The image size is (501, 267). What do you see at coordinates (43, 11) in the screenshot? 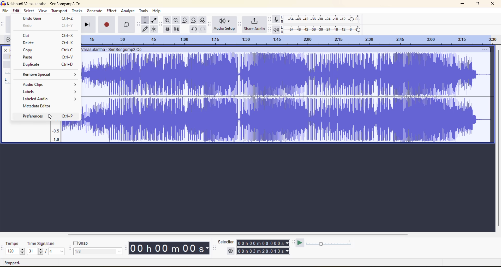
I see `view` at bounding box center [43, 11].